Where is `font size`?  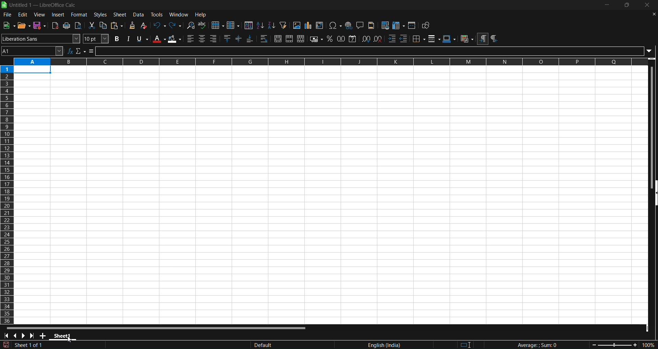 font size is located at coordinates (96, 39).